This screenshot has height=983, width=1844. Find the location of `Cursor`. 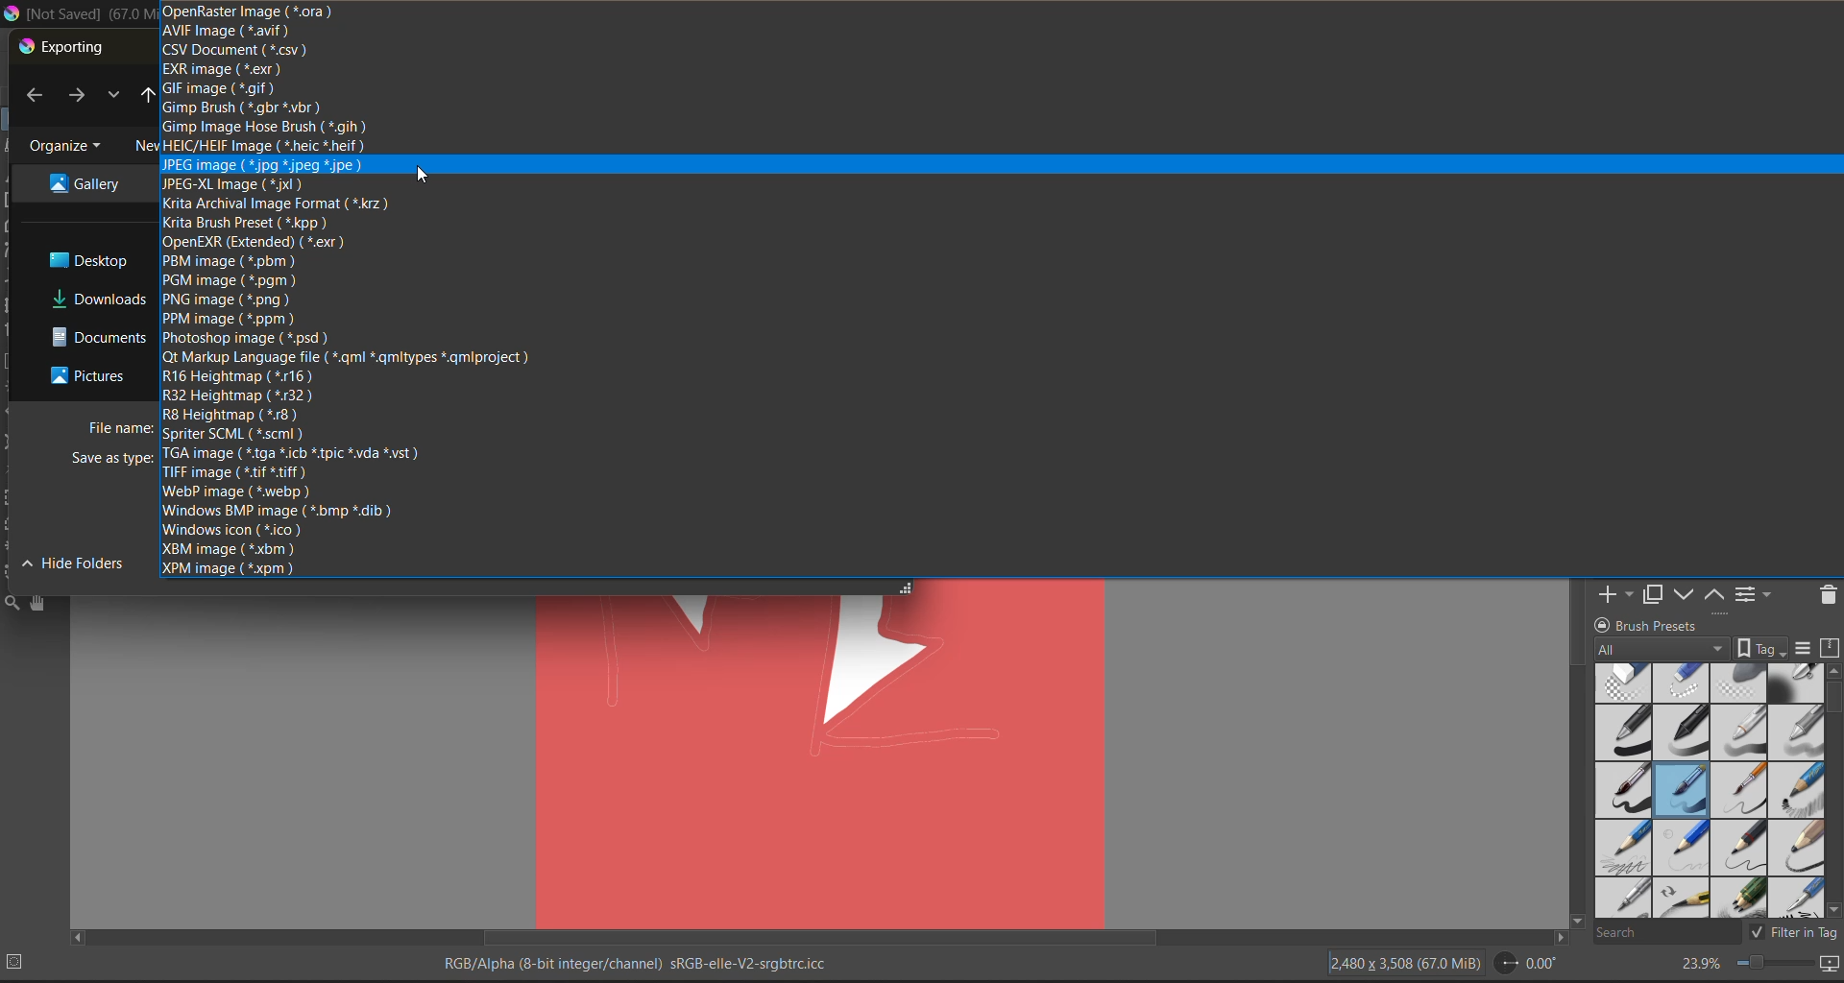

Cursor is located at coordinates (424, 174).